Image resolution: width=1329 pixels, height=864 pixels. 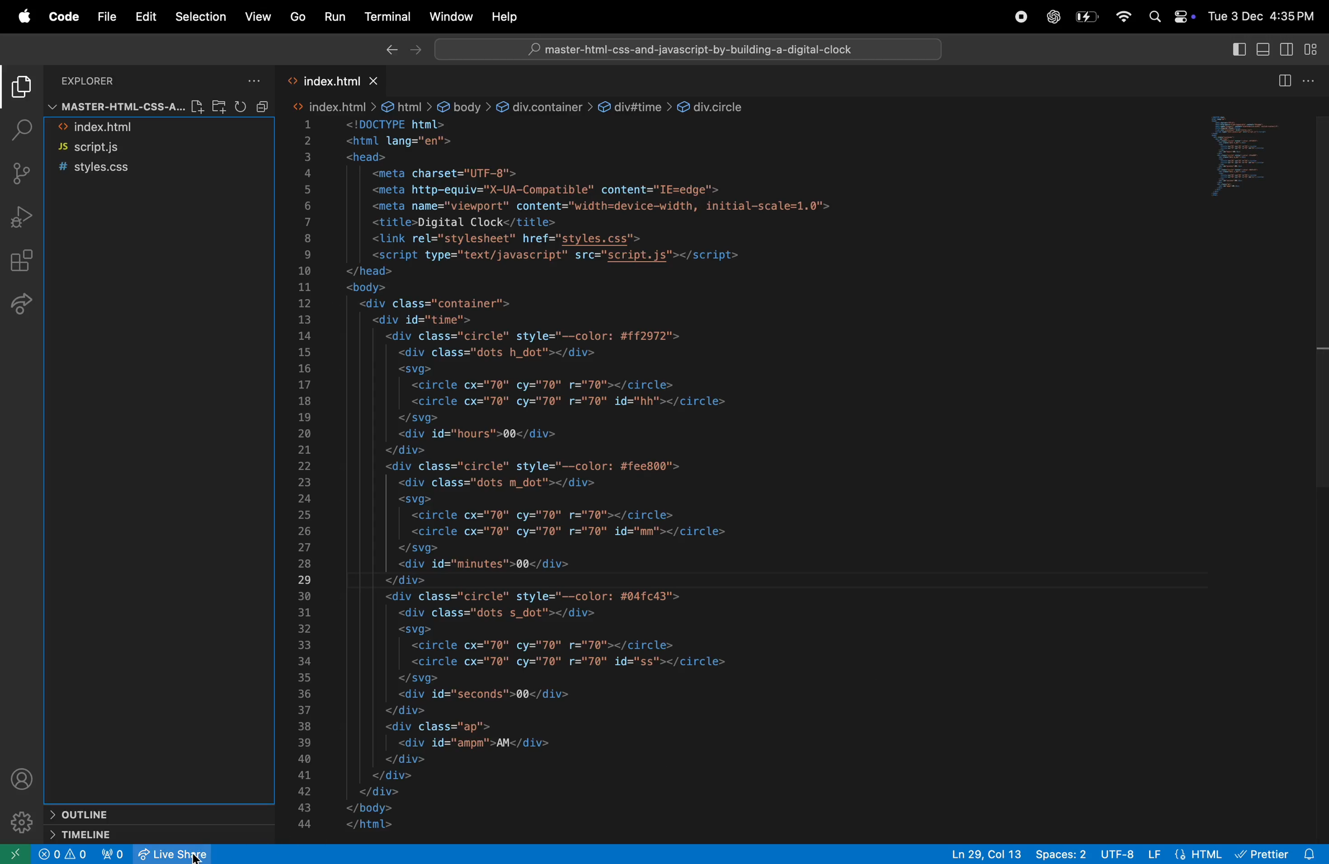 I want to click on index.html, so click(x=135, y=128).